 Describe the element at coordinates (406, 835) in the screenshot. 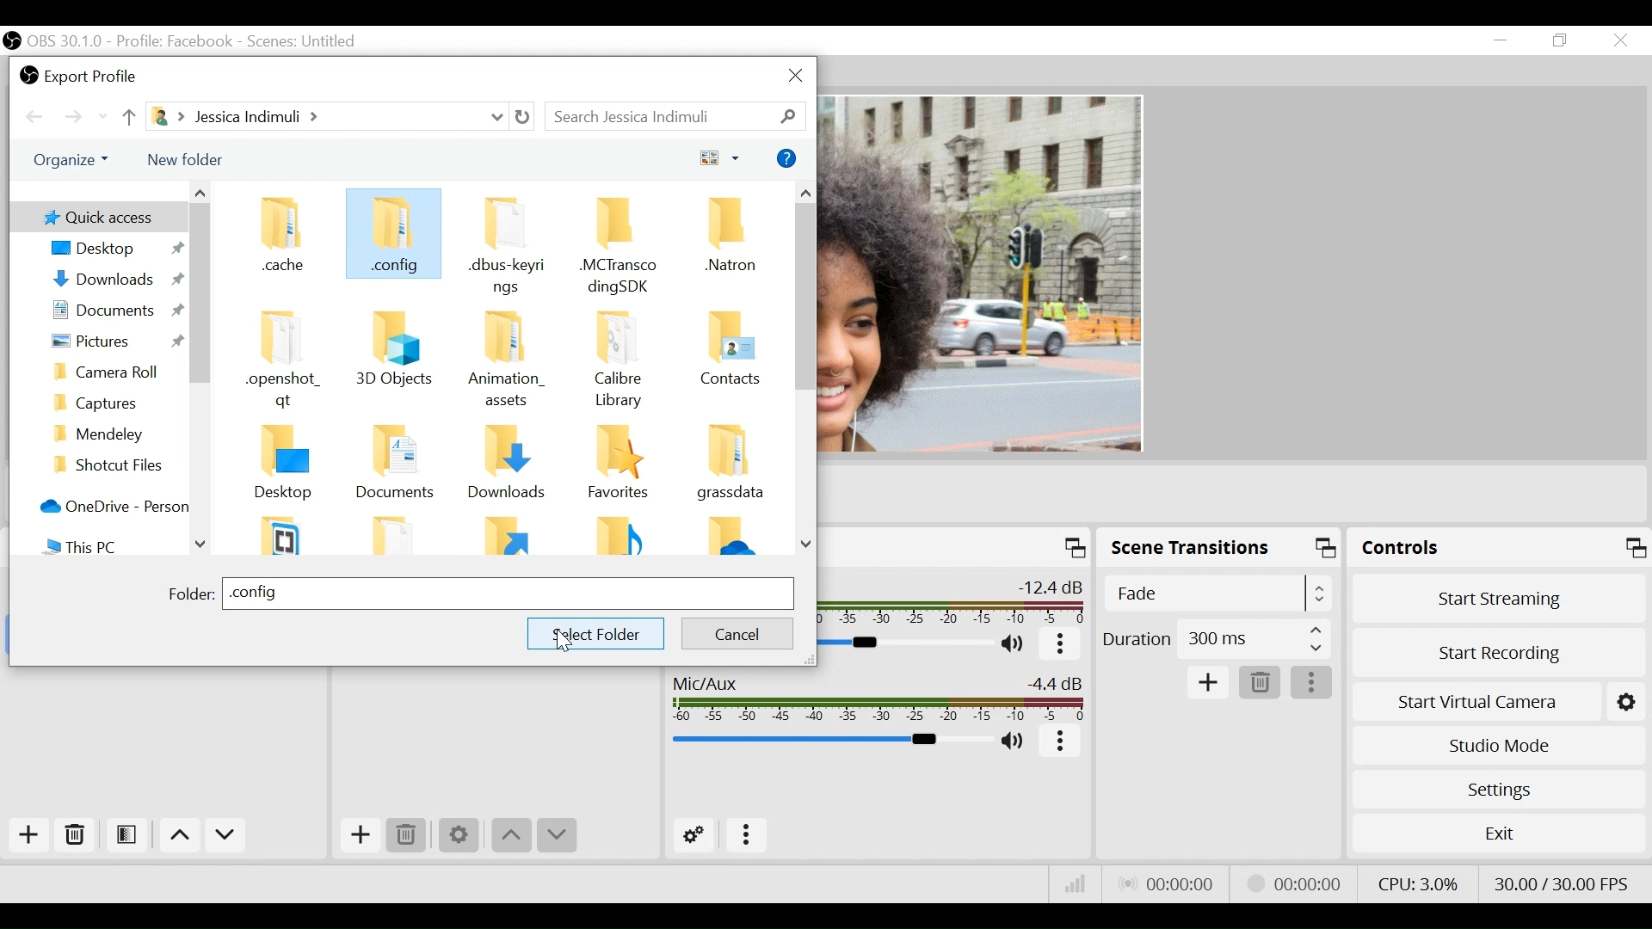

I see `Remove` at that location.